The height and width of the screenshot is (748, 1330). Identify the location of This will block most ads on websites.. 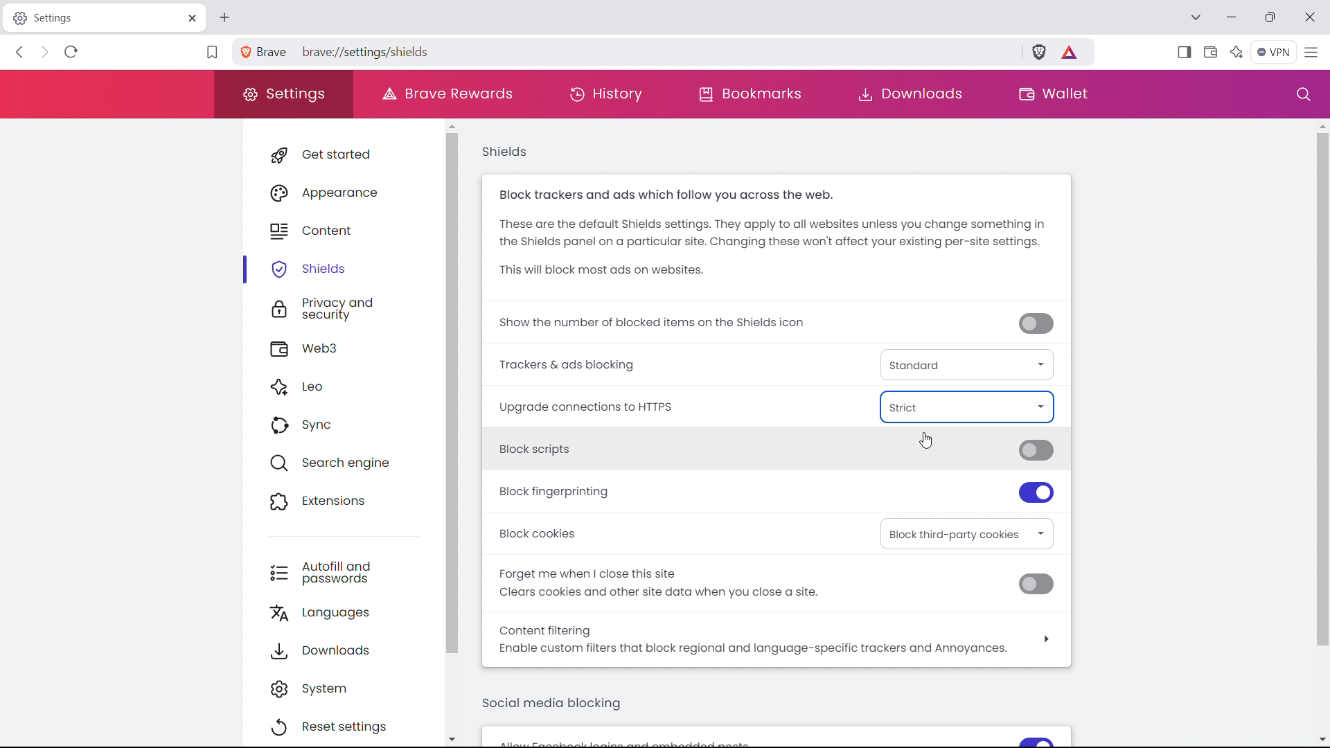
(600, 271).